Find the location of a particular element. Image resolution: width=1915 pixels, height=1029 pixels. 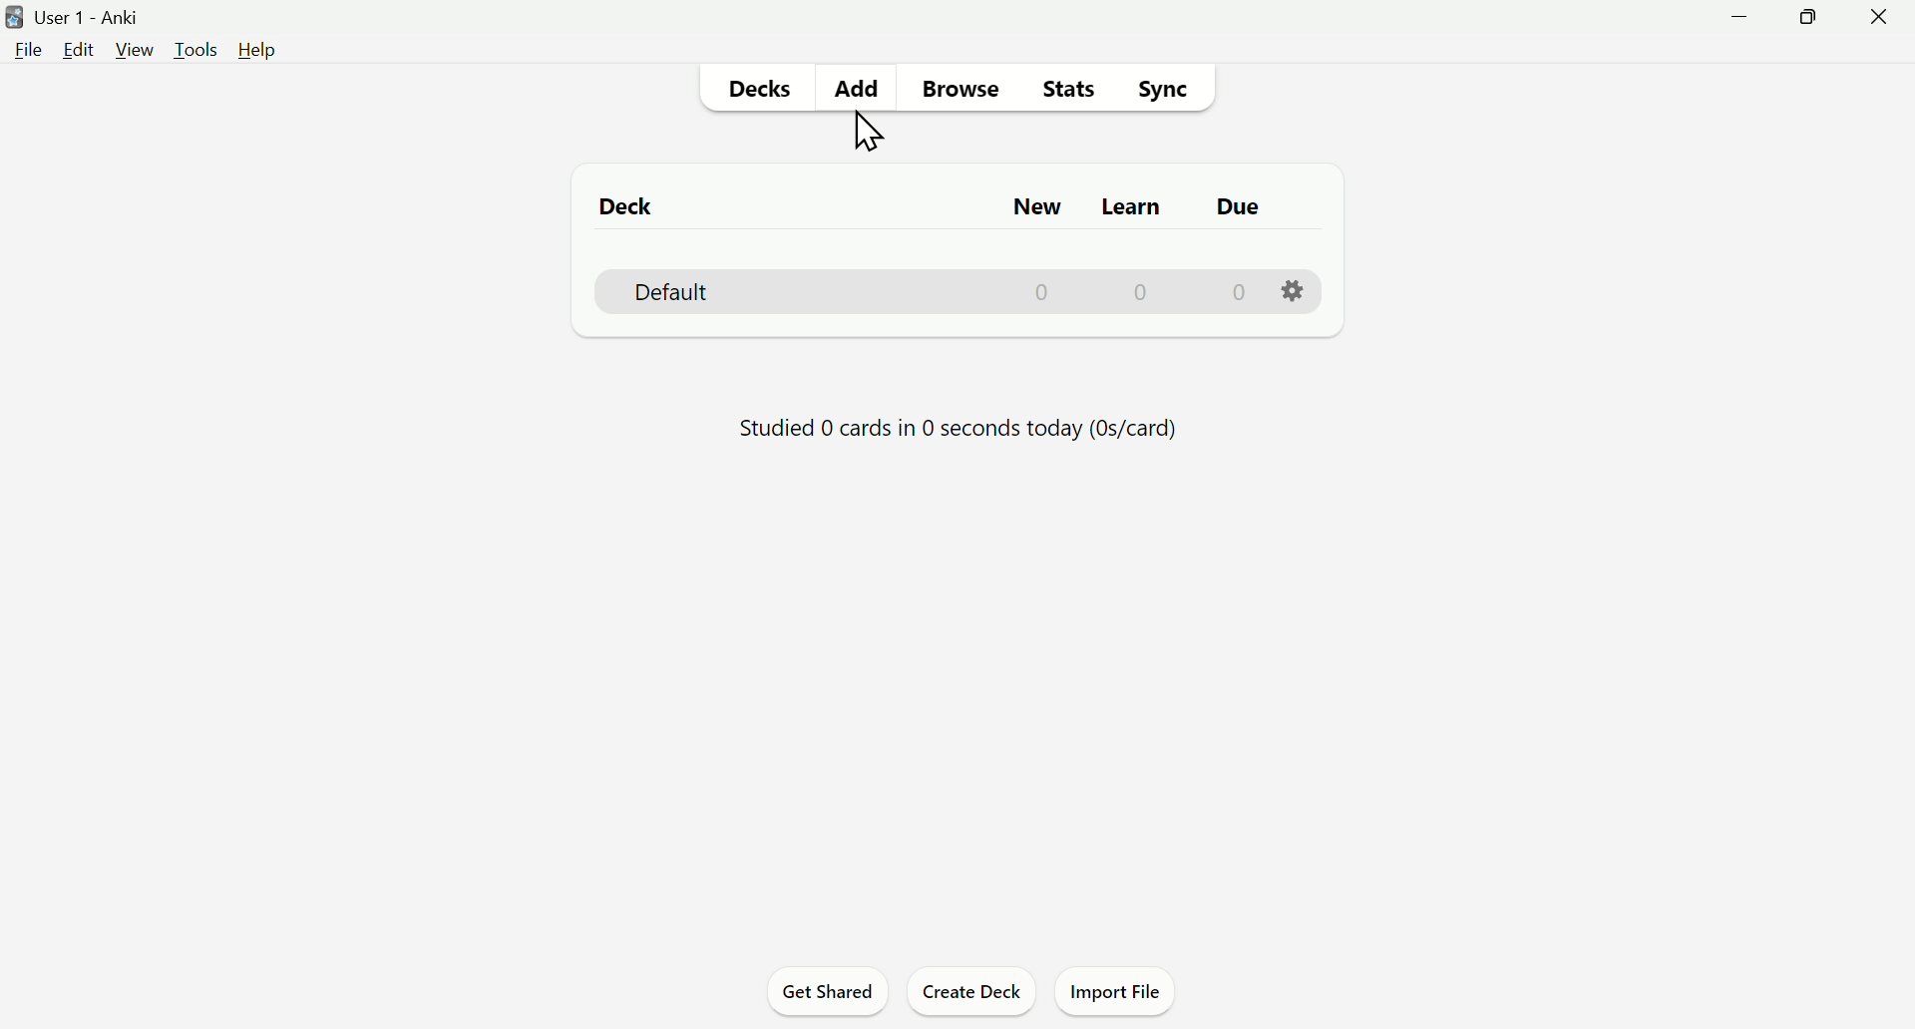

Stats is located at coordinates (1068, 91).